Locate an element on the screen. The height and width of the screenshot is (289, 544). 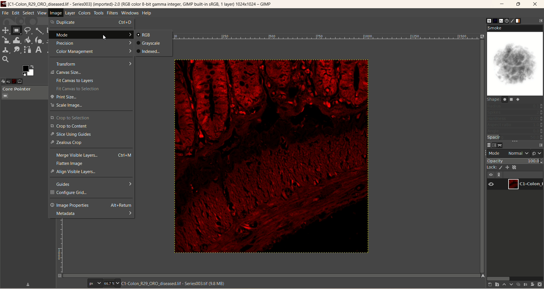
indexed is located at coordinates (149, 51).